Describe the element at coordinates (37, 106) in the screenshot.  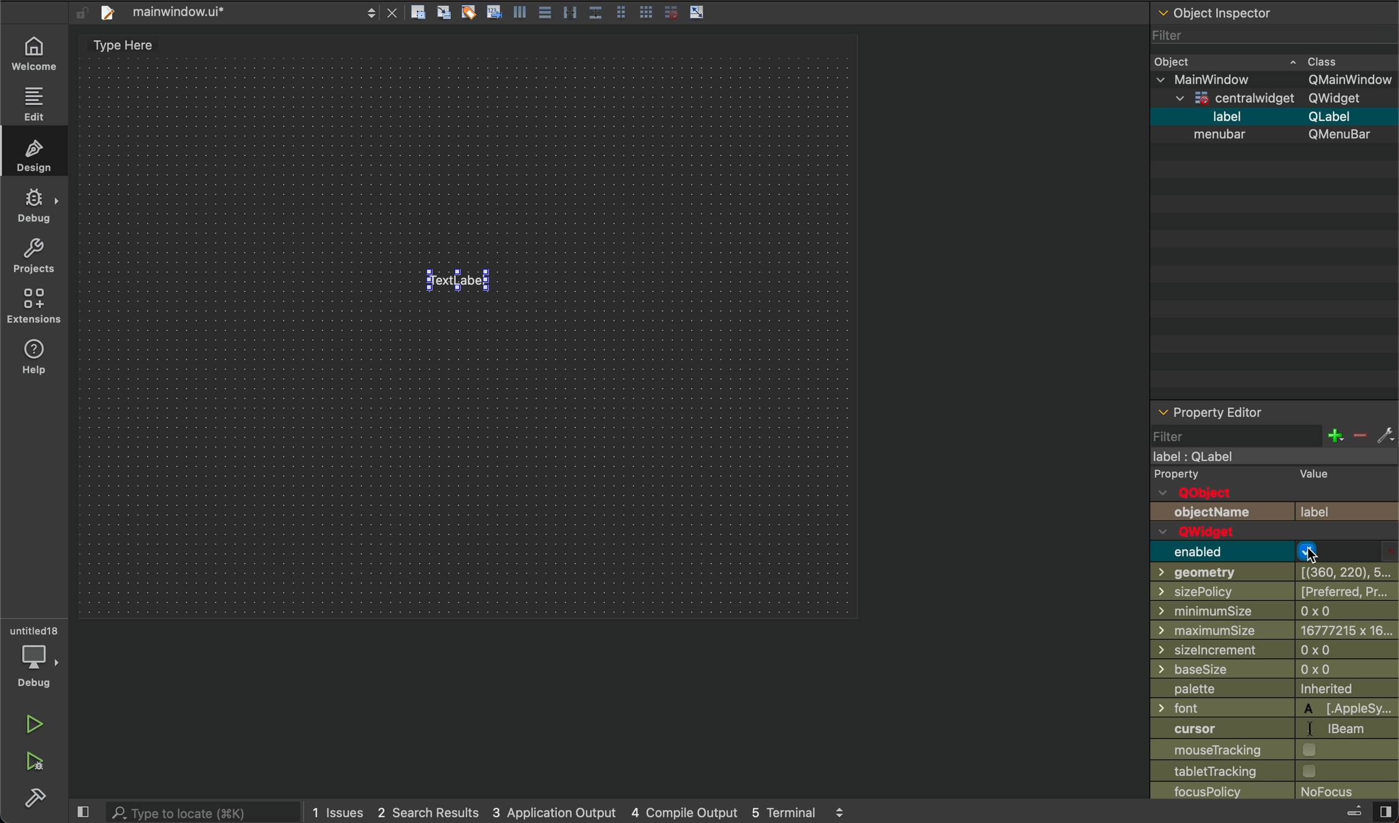
I see `edit` at that location.